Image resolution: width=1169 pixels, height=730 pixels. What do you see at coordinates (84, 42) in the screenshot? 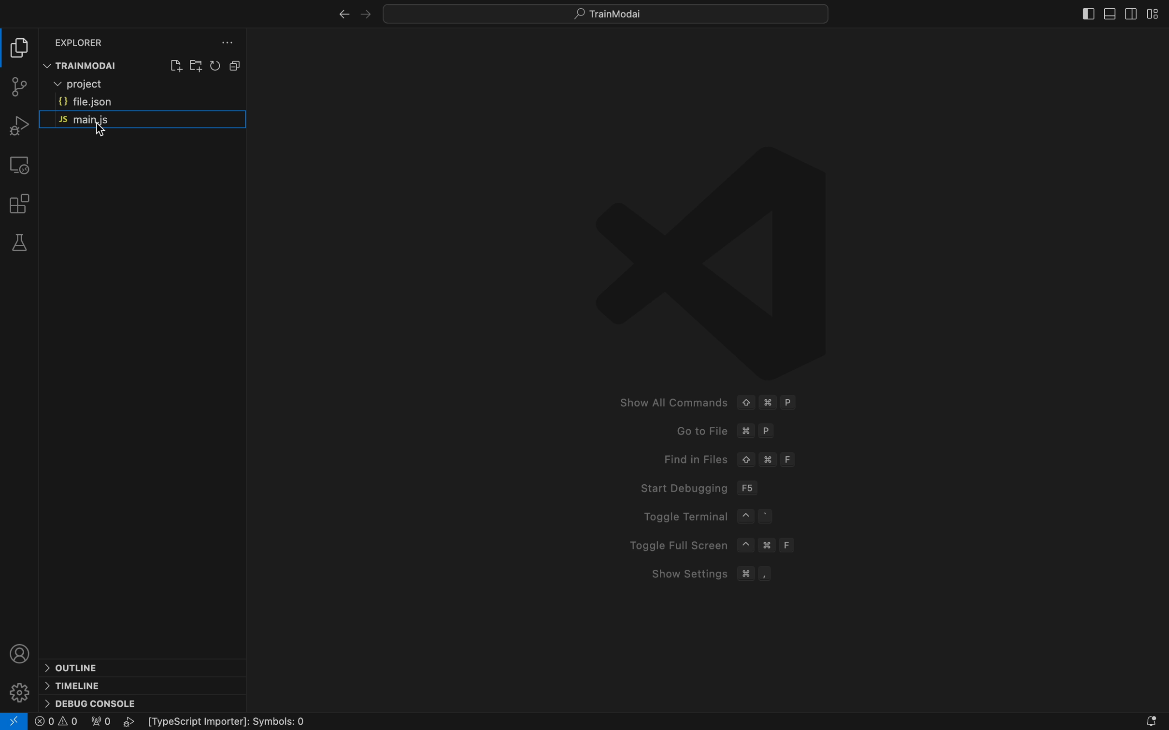
I see `Explorer` at bounding box center [84, 42].